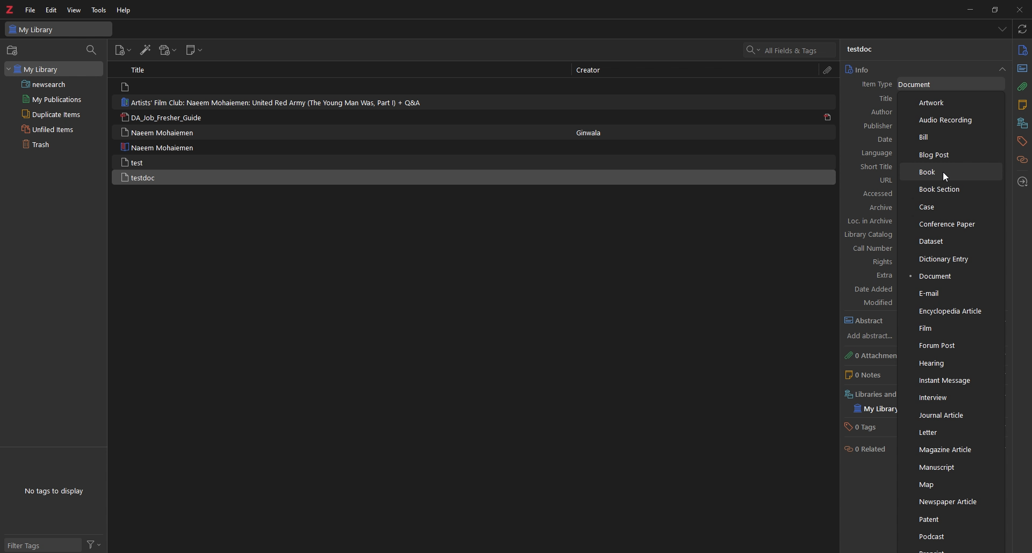  I want to click on new note, so click(194, 50).